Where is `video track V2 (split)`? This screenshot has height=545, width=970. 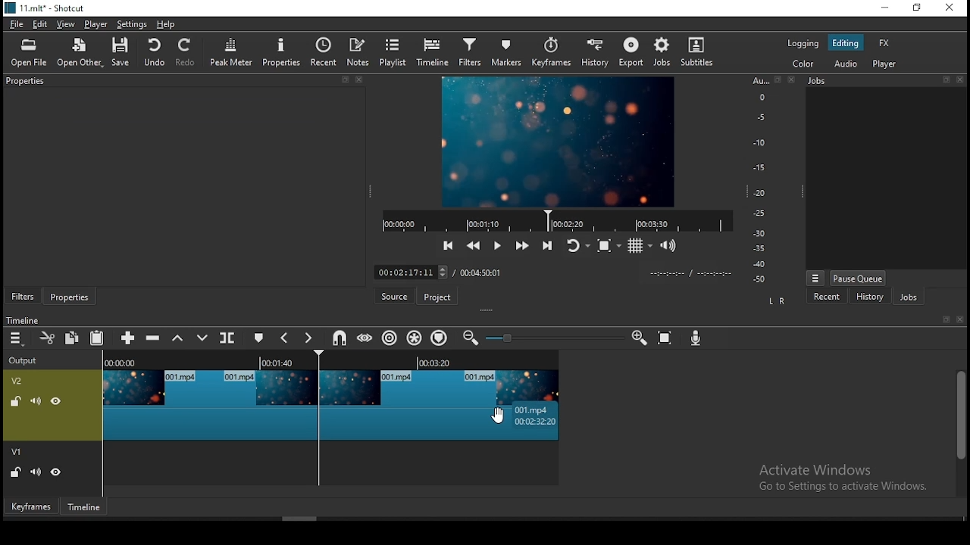
video track V2 (split) is located at coordinates (443, 403).